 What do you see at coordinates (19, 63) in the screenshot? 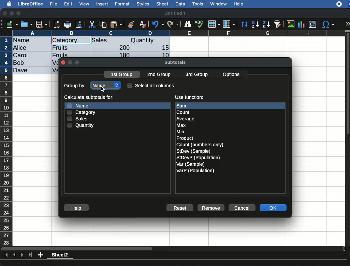
I see `Bob` at bounding box center [19, 63].